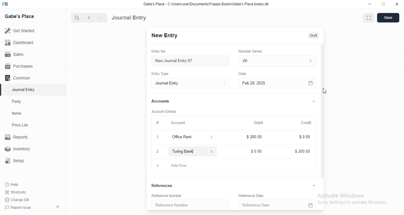 The height and width of the screenshot is (215, 404). I want to click on 2, so click(157, 152).